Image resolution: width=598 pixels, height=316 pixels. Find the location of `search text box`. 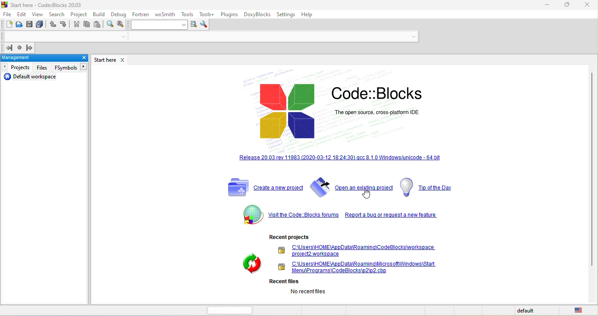

search text box is located at coordinates (160, 25).